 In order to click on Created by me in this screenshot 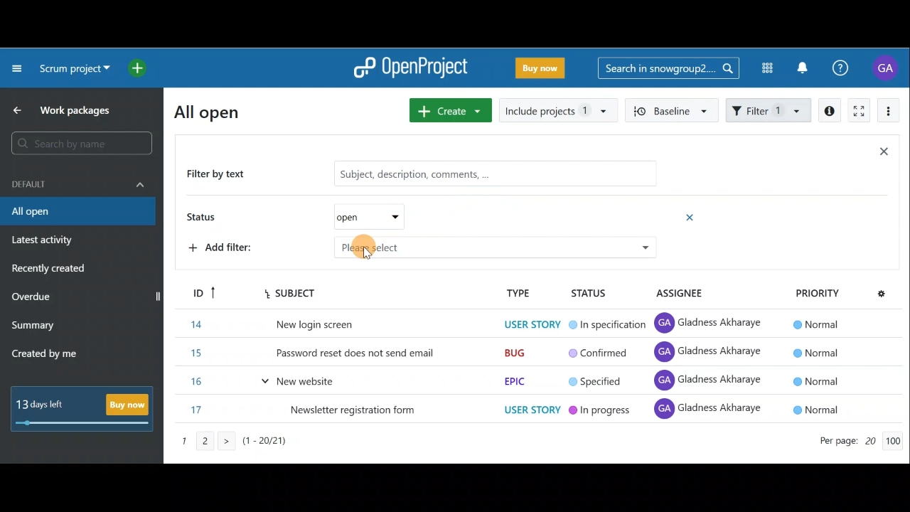, I will do `click(53, 356)`.